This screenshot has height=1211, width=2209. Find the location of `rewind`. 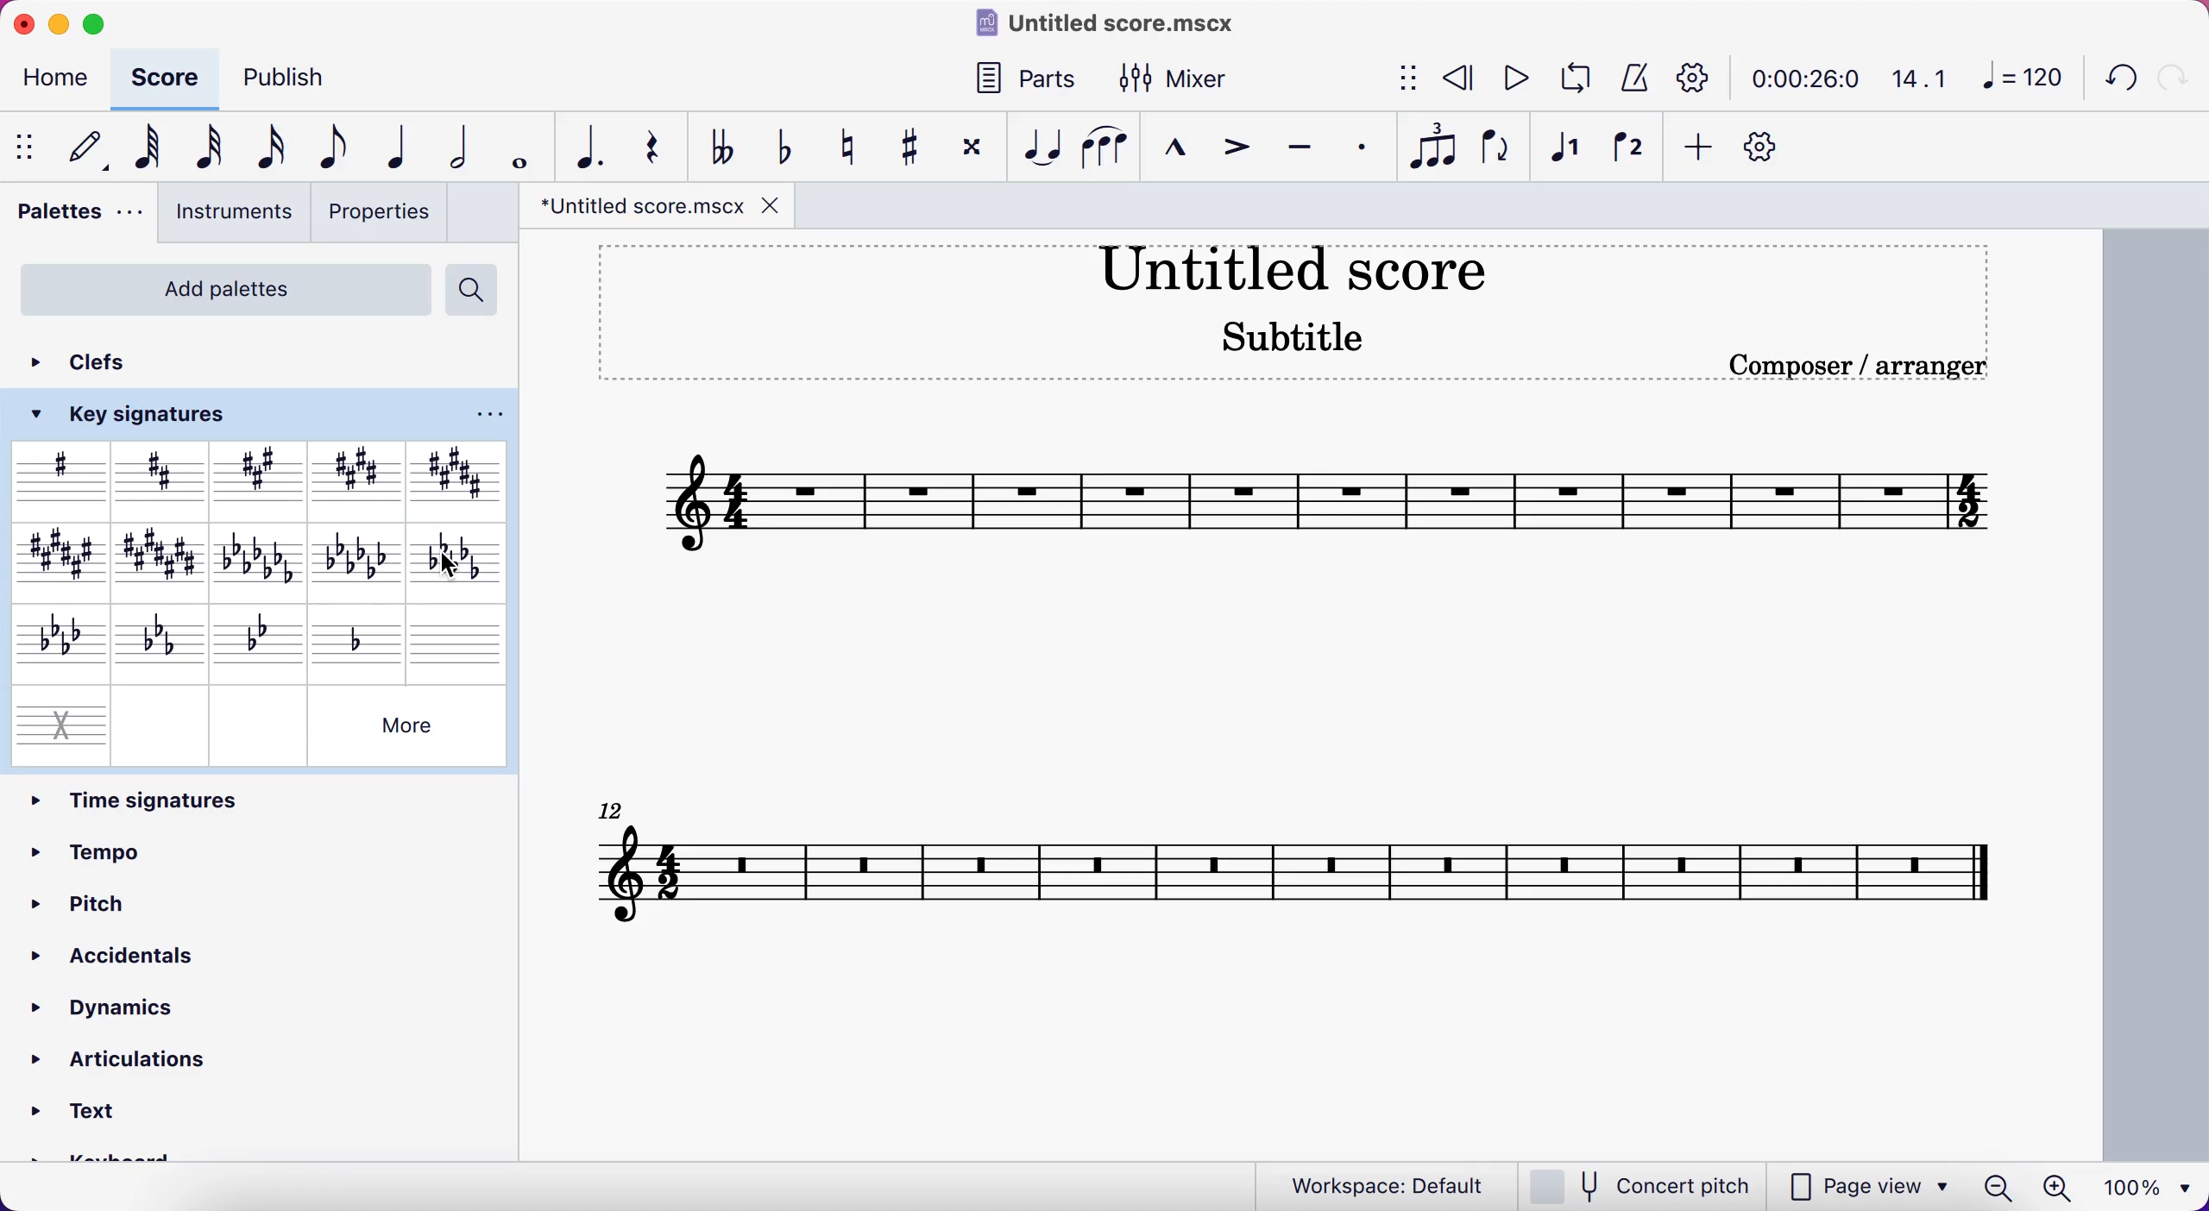

rewind is located at coordinates (1458, 78).